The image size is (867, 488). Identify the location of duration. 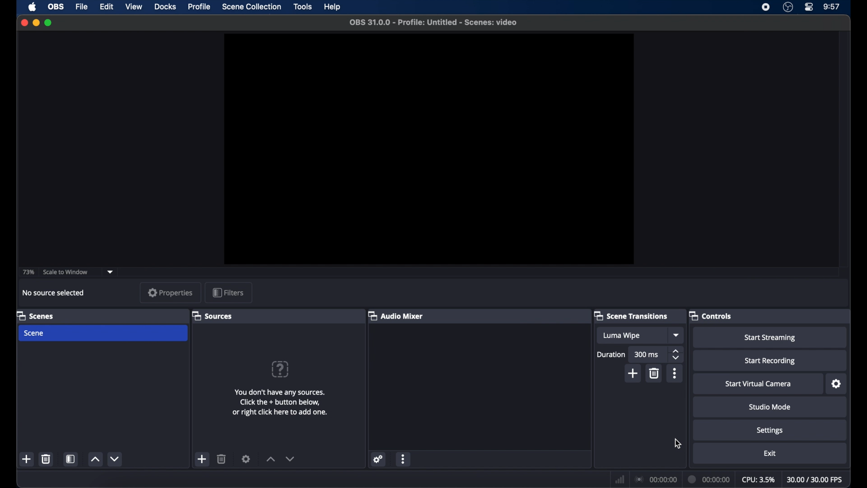
(611, 354).